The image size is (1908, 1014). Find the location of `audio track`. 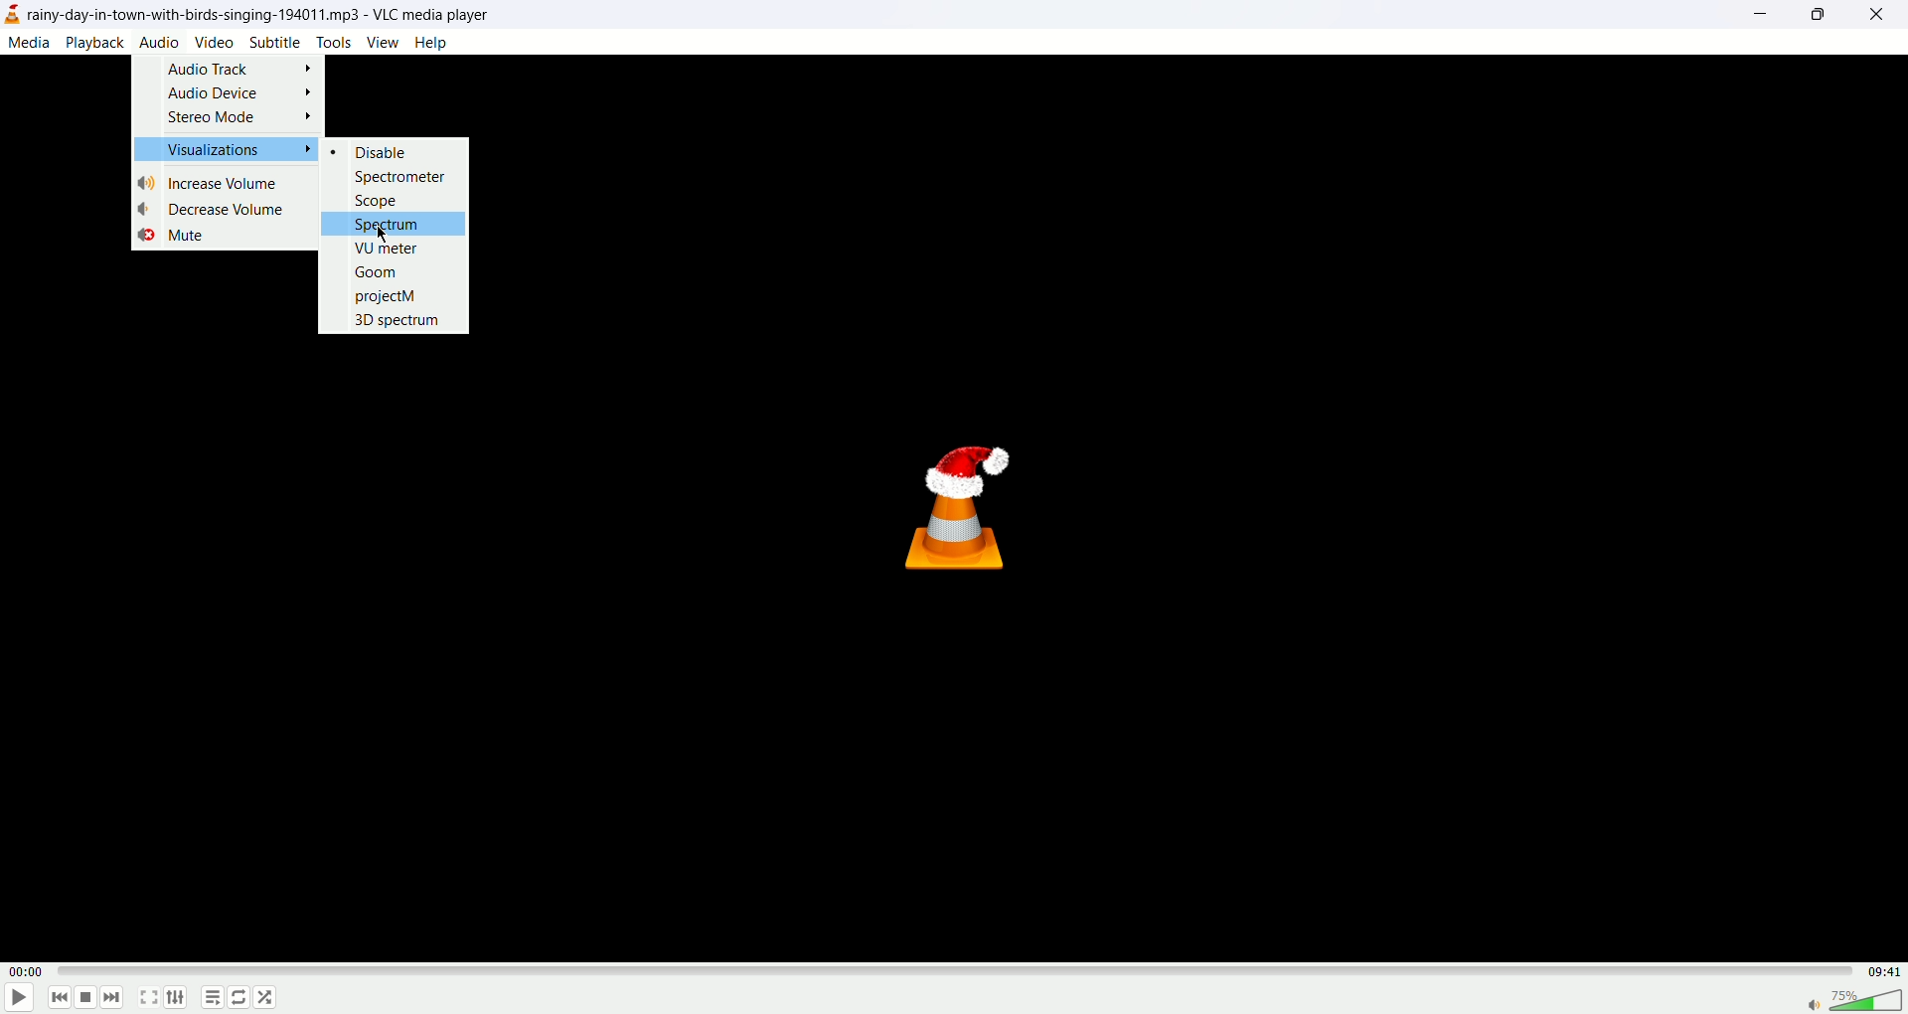

audio track is located at coordinates (240, 68).